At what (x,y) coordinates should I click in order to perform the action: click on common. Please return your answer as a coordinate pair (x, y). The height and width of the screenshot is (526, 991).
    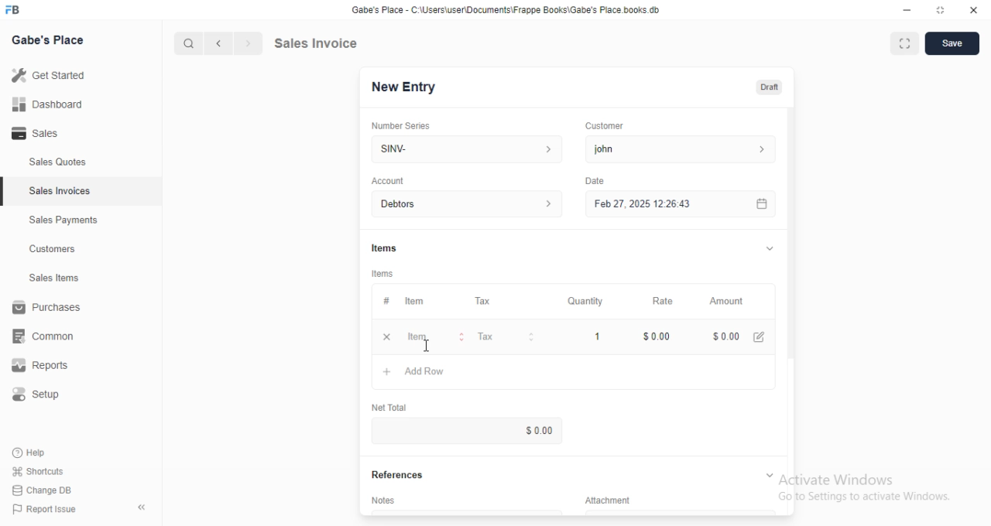
    Looking at the image, I should click on (44, 337).